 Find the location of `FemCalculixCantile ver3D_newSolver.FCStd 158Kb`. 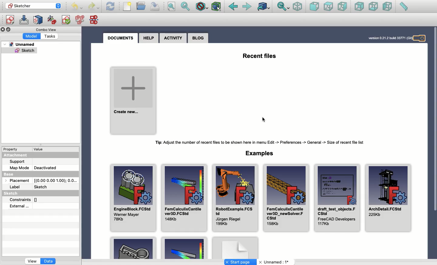

FemCalculixCantile ver3D_newSolver.FCStd 158Kb is located at coordinates (286, 197).